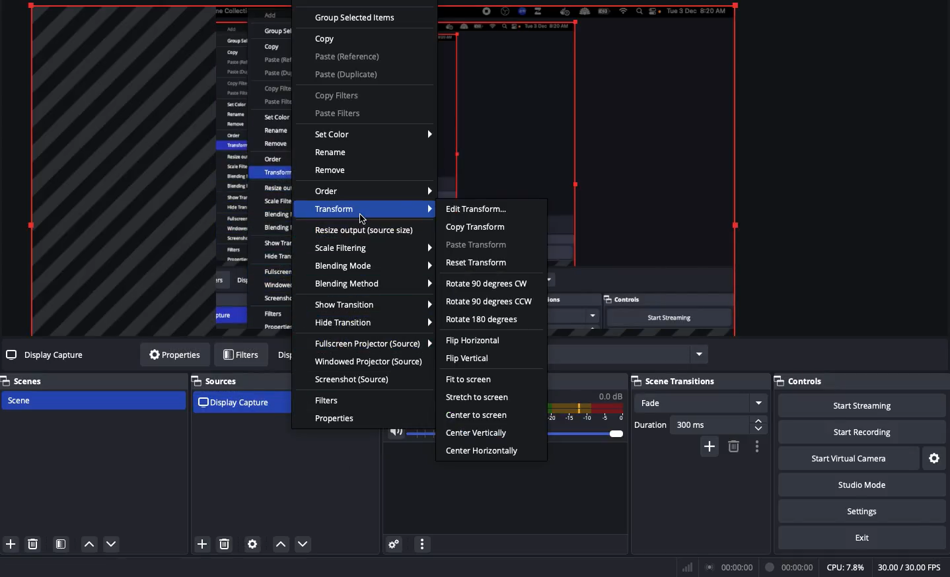 The height and width of the screenshot is (577, 950). I want to click on options, so click(760, 447).